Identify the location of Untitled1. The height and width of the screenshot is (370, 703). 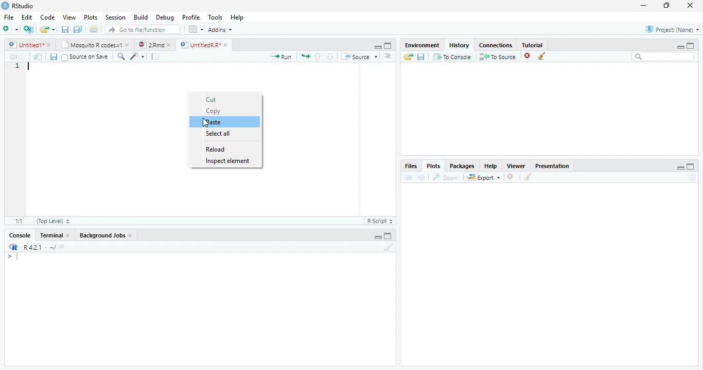
(24, 45).